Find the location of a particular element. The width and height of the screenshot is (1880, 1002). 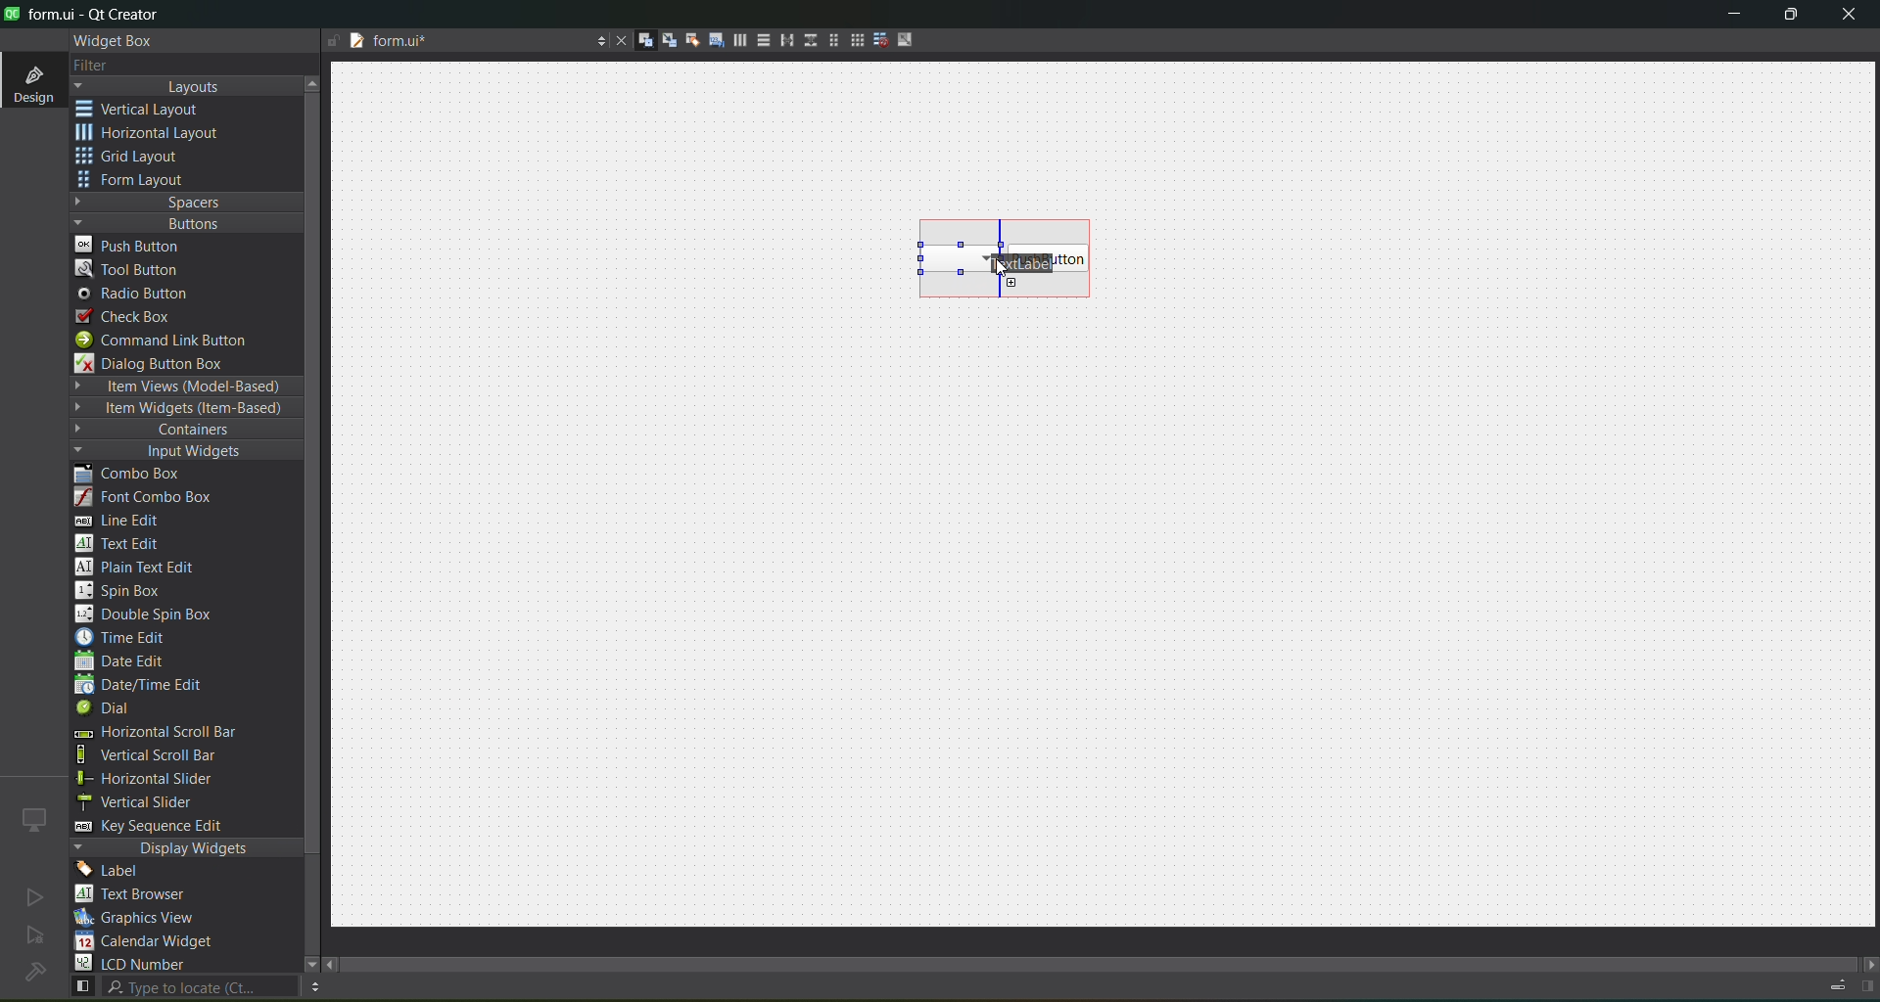

date edit is located at coordinates (124, 662).